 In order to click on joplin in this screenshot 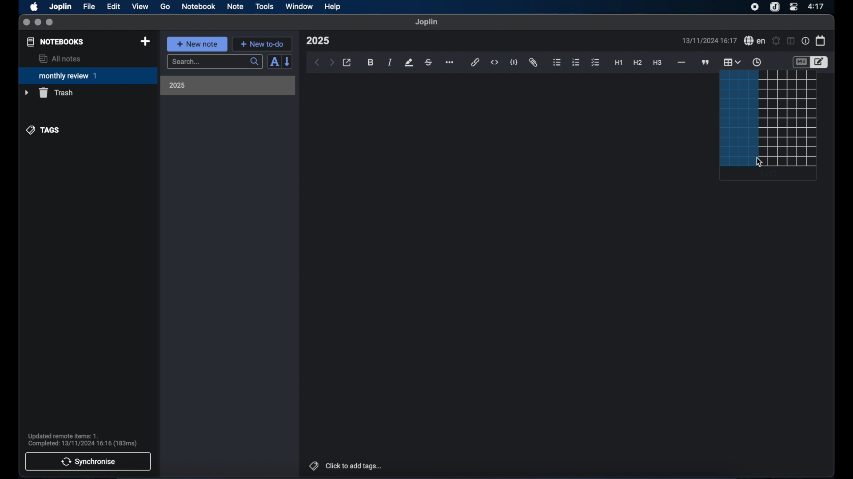, I will do `click(426, 22)`.